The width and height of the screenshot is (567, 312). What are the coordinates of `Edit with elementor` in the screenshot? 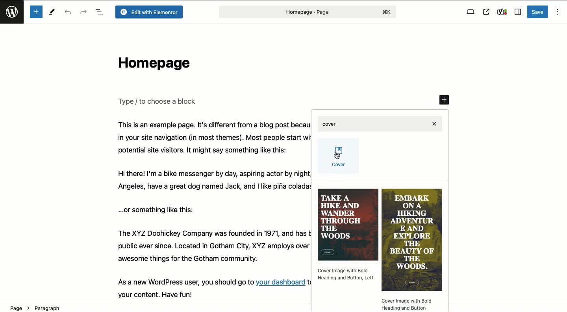 It's located at (148, 12).